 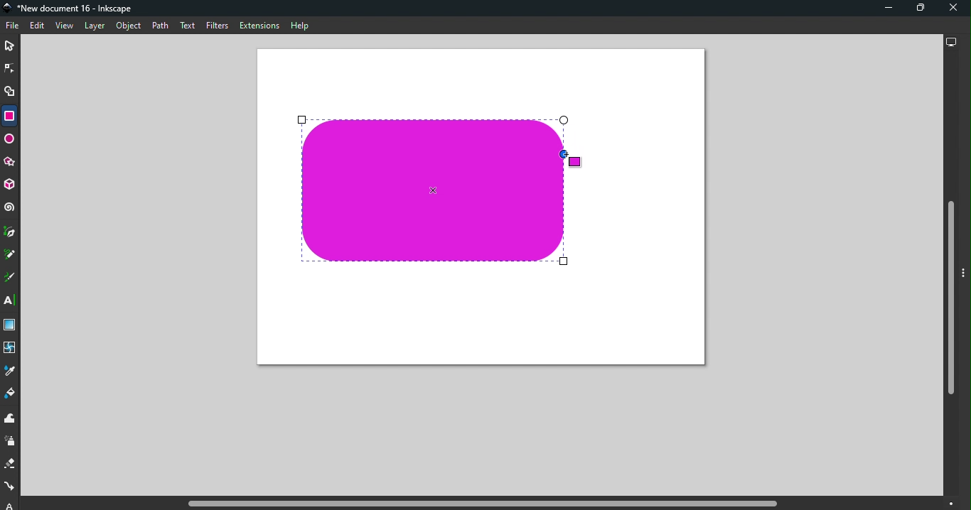 I want to click on Eraser tool, so click(x=11, y=464).